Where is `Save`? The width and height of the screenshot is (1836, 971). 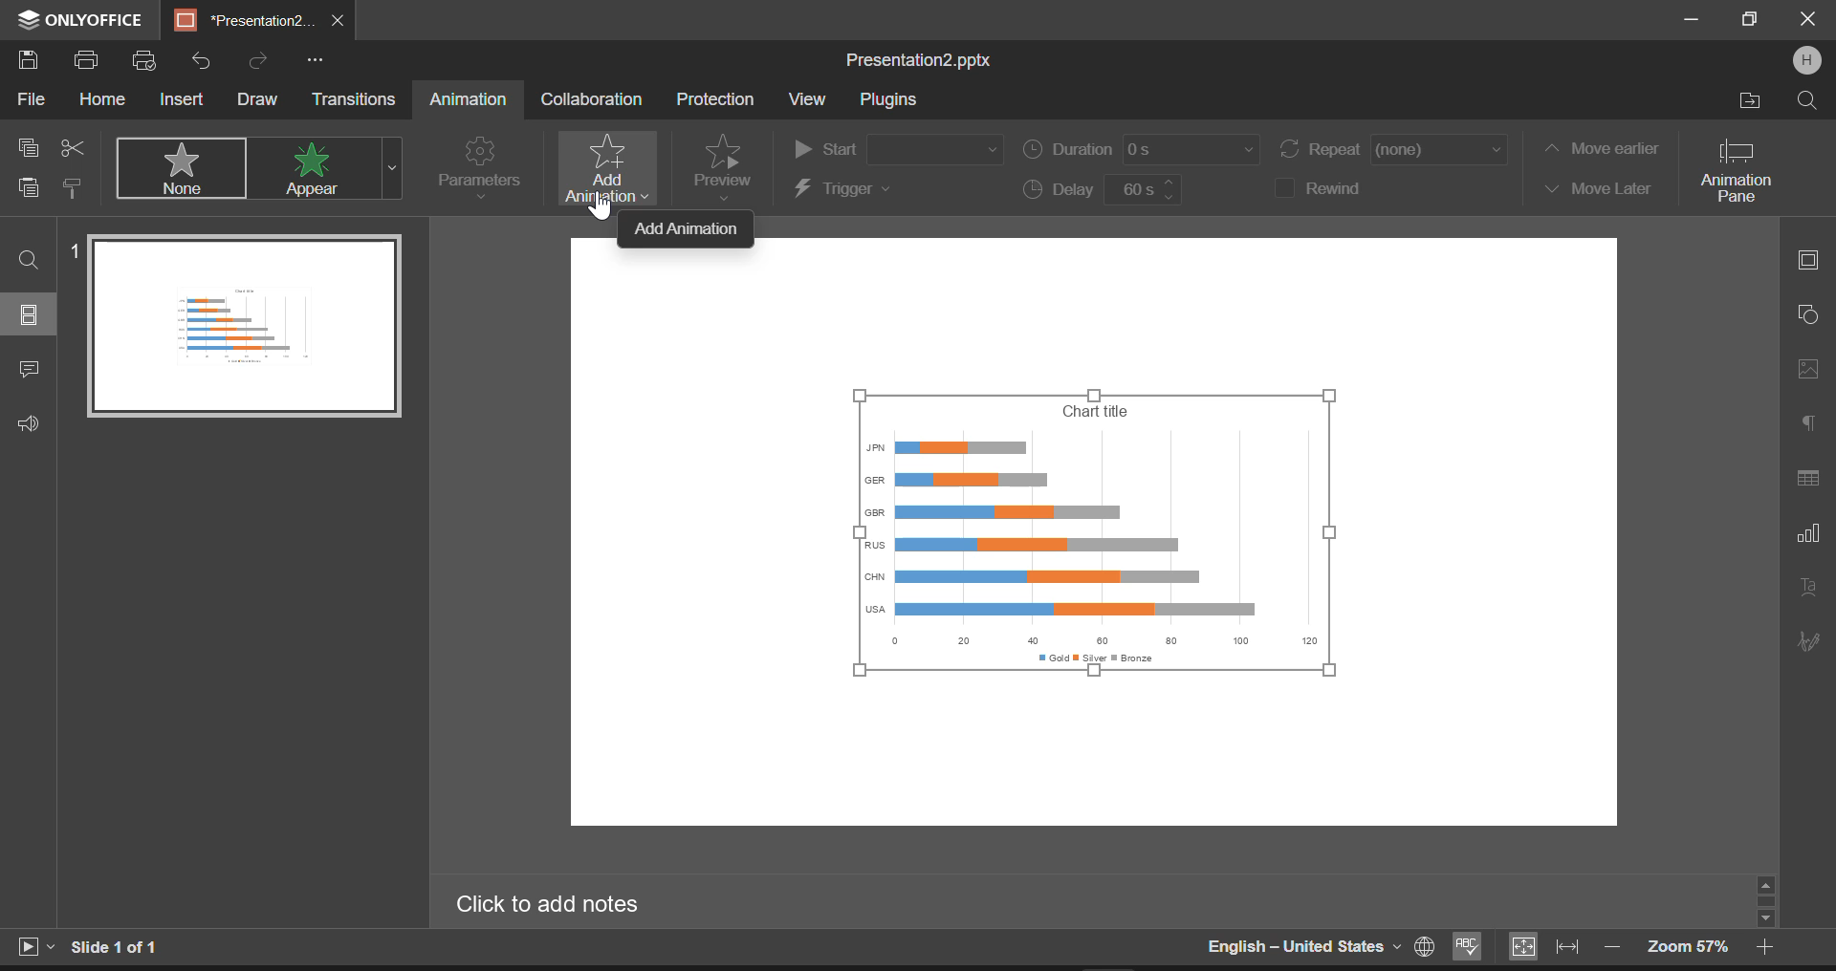 Save is located at coordinates (33, 61).